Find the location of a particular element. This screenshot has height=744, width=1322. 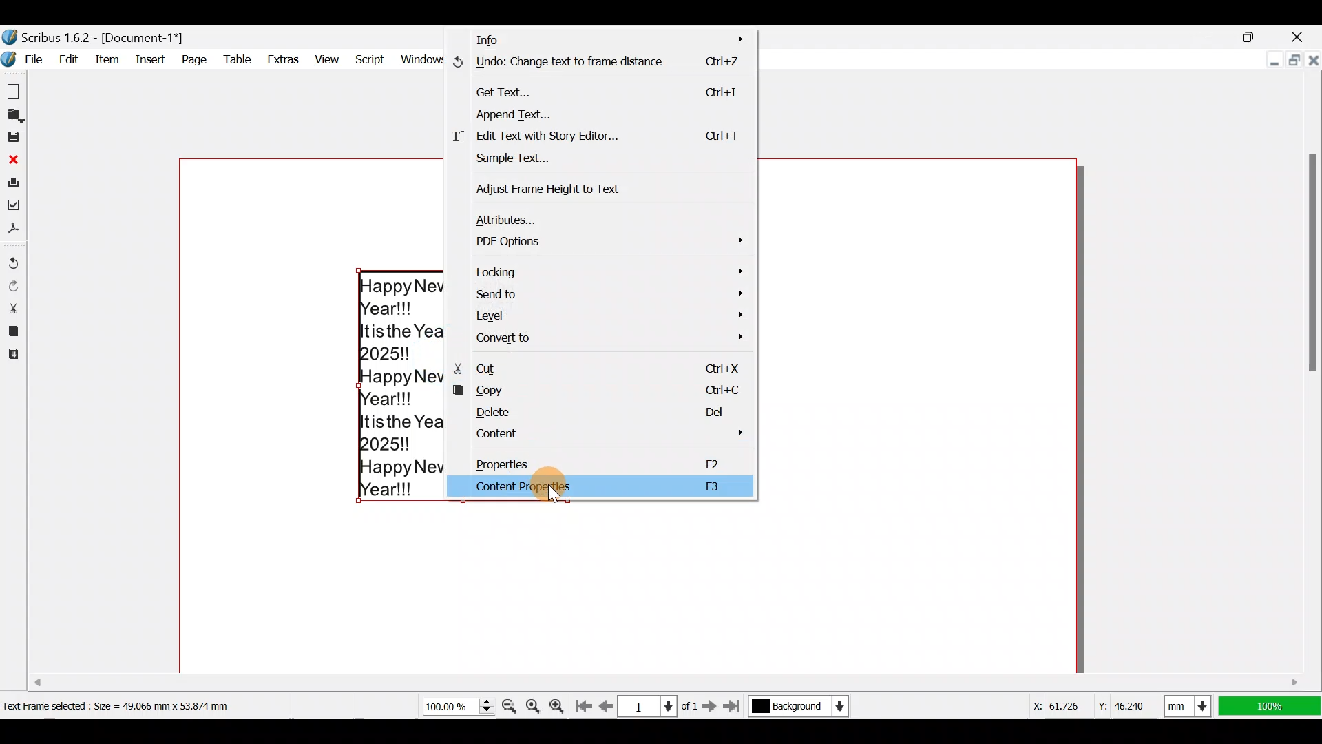

Extras is located at coordinates (285, 59).